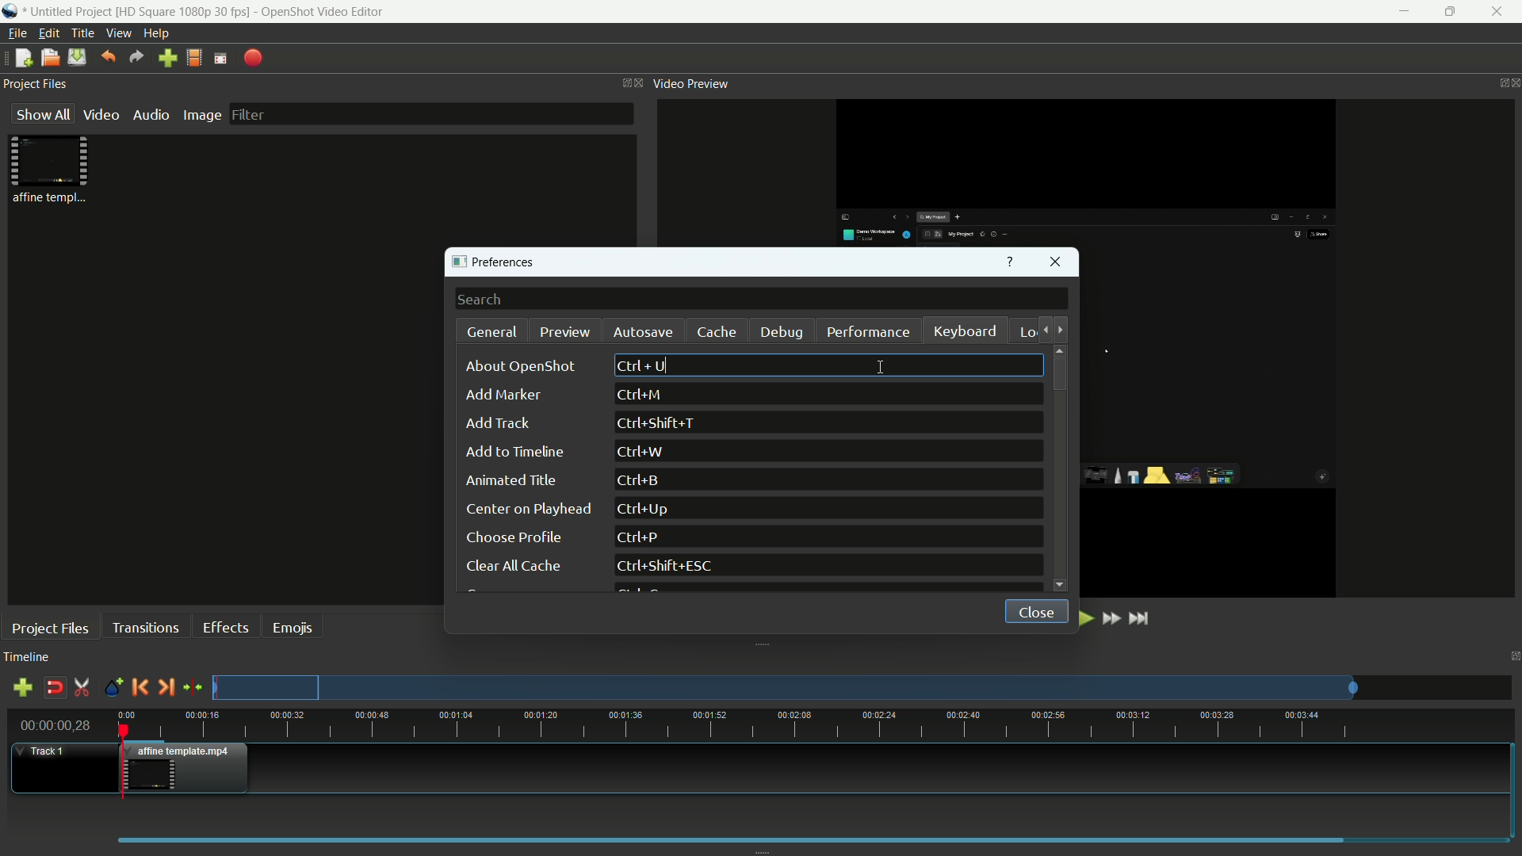 Image resolution: width=1522 pixels, height=856 pixels. Describe the element at coordinates (166, 686) in the screenshot. I see `next marker` at that location.